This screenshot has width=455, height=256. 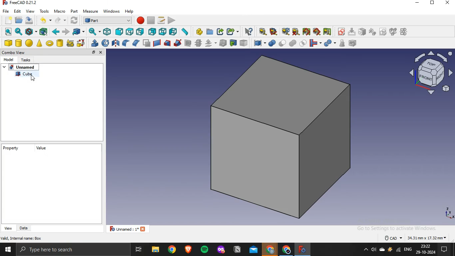 I want to click on forward, so click(x=66, y=32).